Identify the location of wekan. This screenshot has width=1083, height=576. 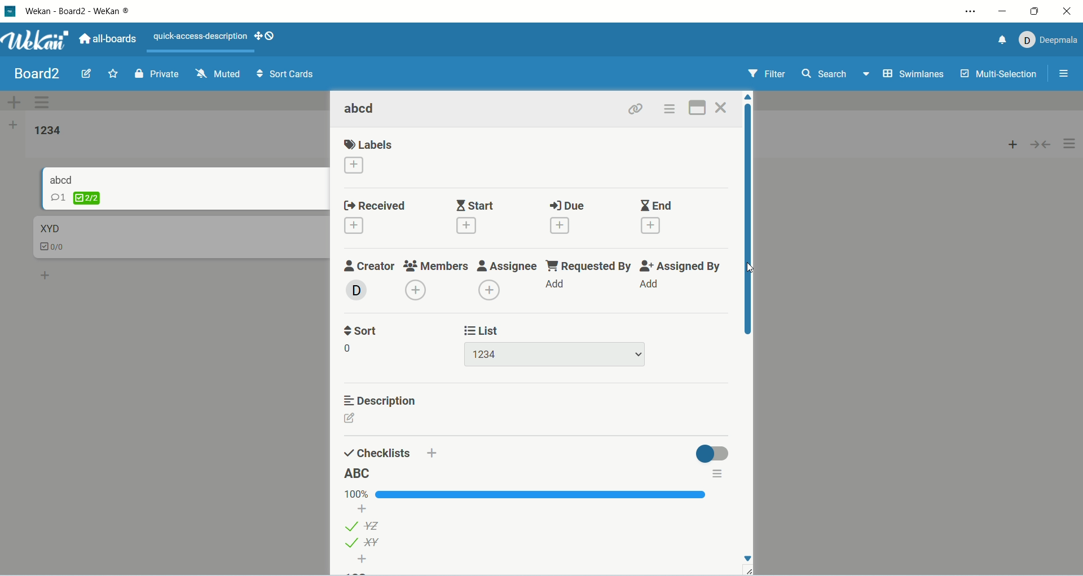
(36, 39).